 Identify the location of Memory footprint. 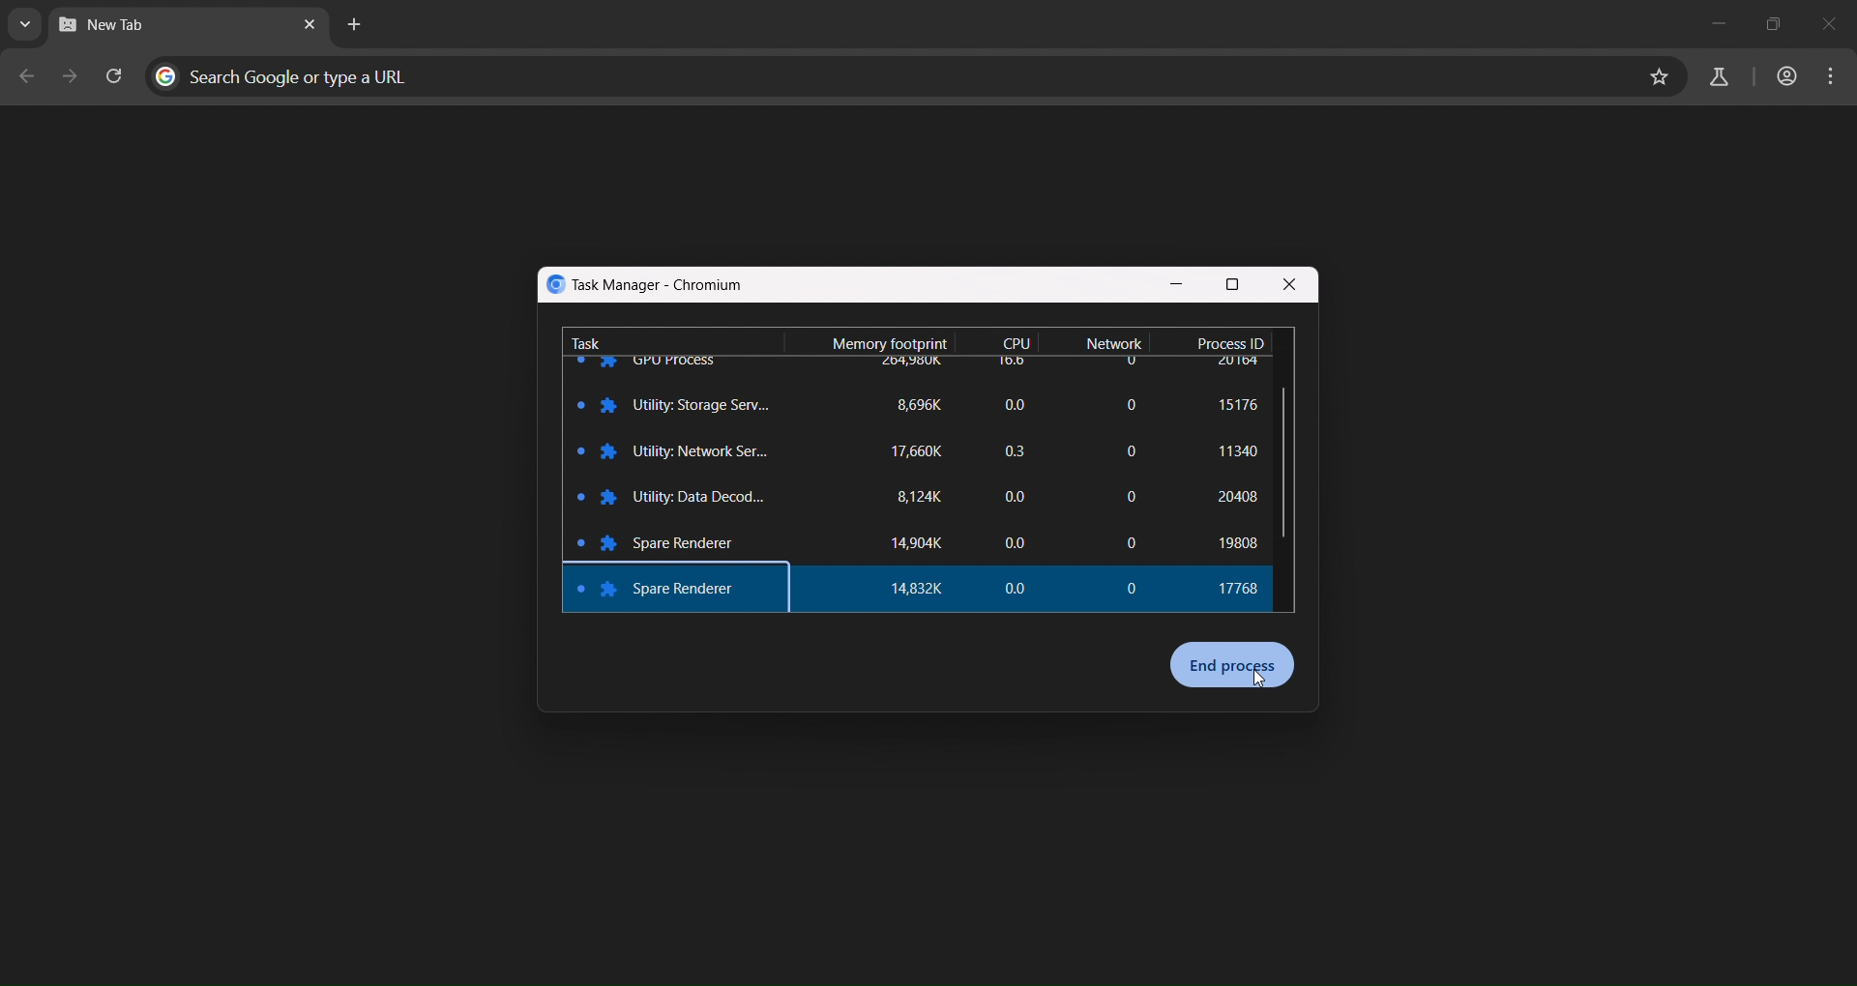
(883, 338).